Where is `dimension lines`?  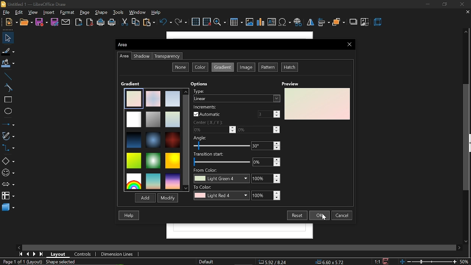
dimension lines is located at coordinates (117, 254).